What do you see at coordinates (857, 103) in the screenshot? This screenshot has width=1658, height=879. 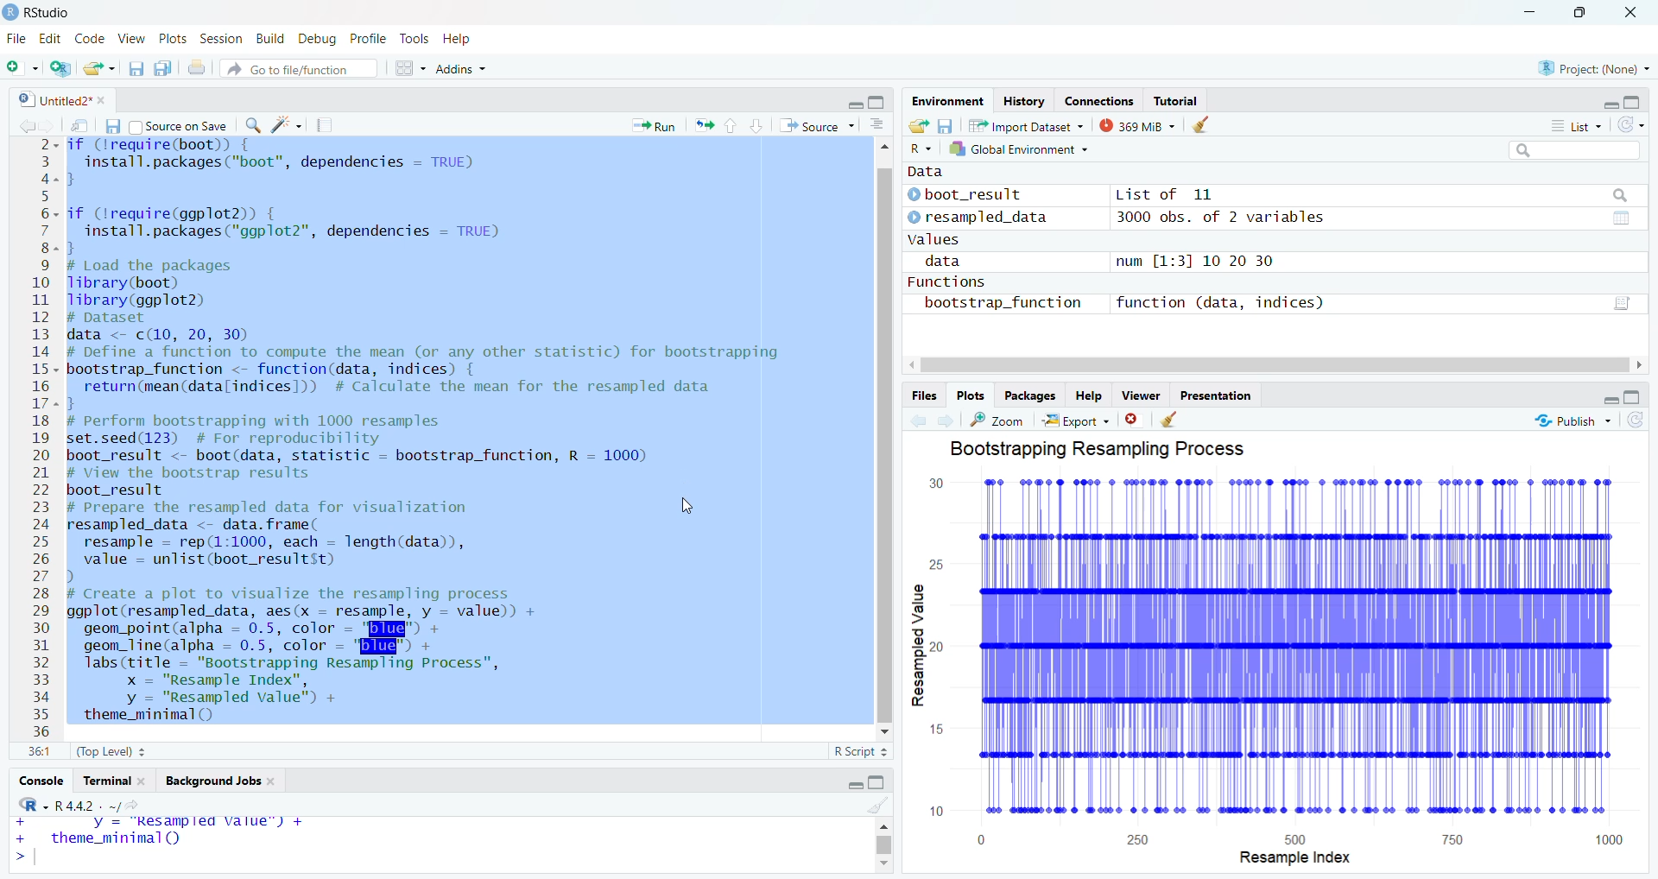 I see `hide r script` at bounding box center [857, 103].